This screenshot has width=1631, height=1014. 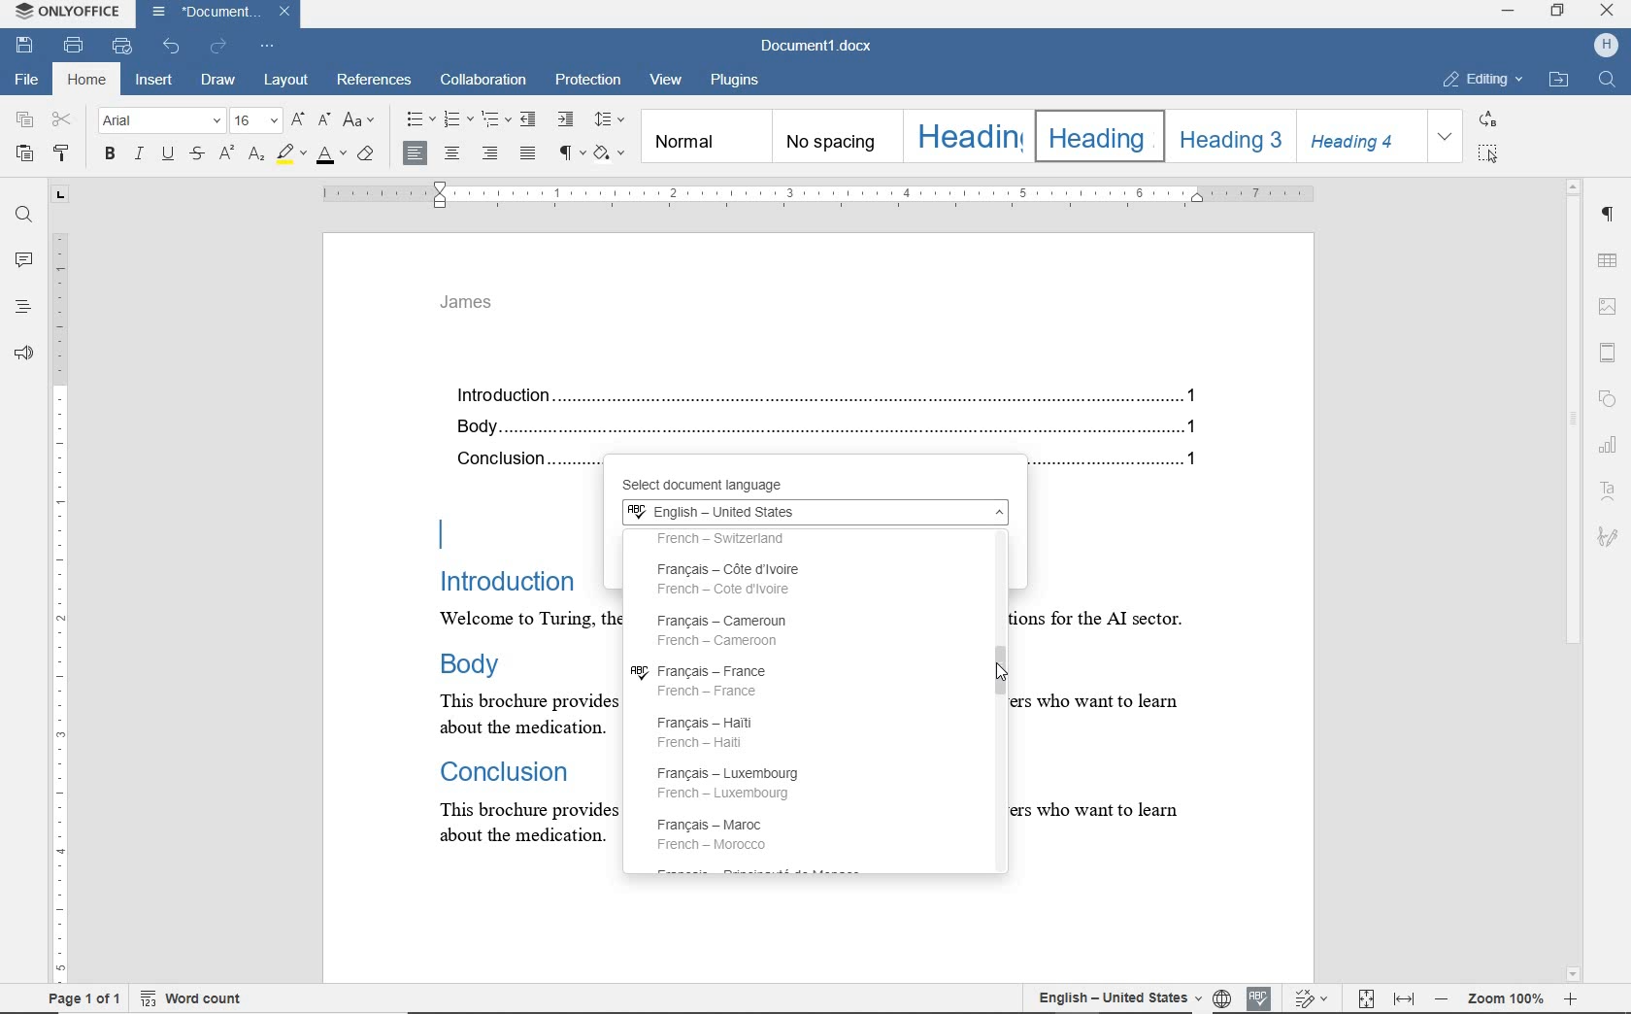 I want to click on multilevel list, so click(x=494, y=118).